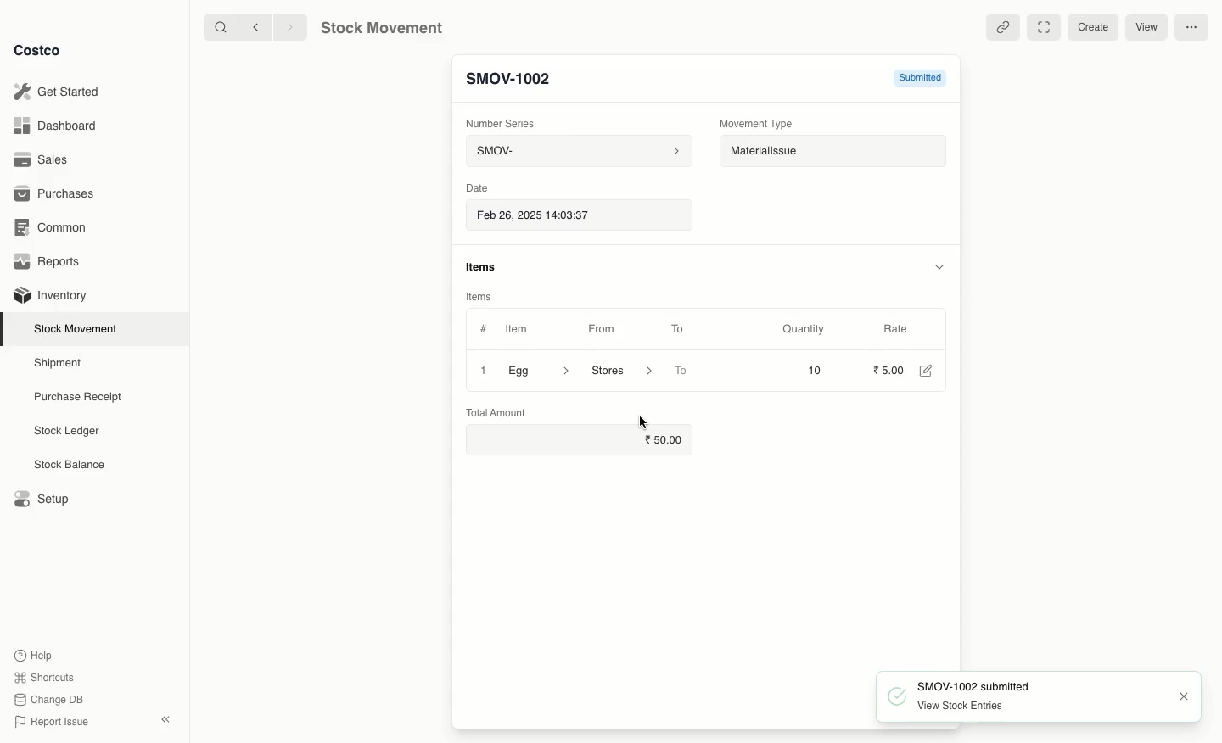  What do you see at coordinates (578, 216) in the screenshot?
I see `Feb 26, 2025 14:03:37` at bounding box center [578, 216].